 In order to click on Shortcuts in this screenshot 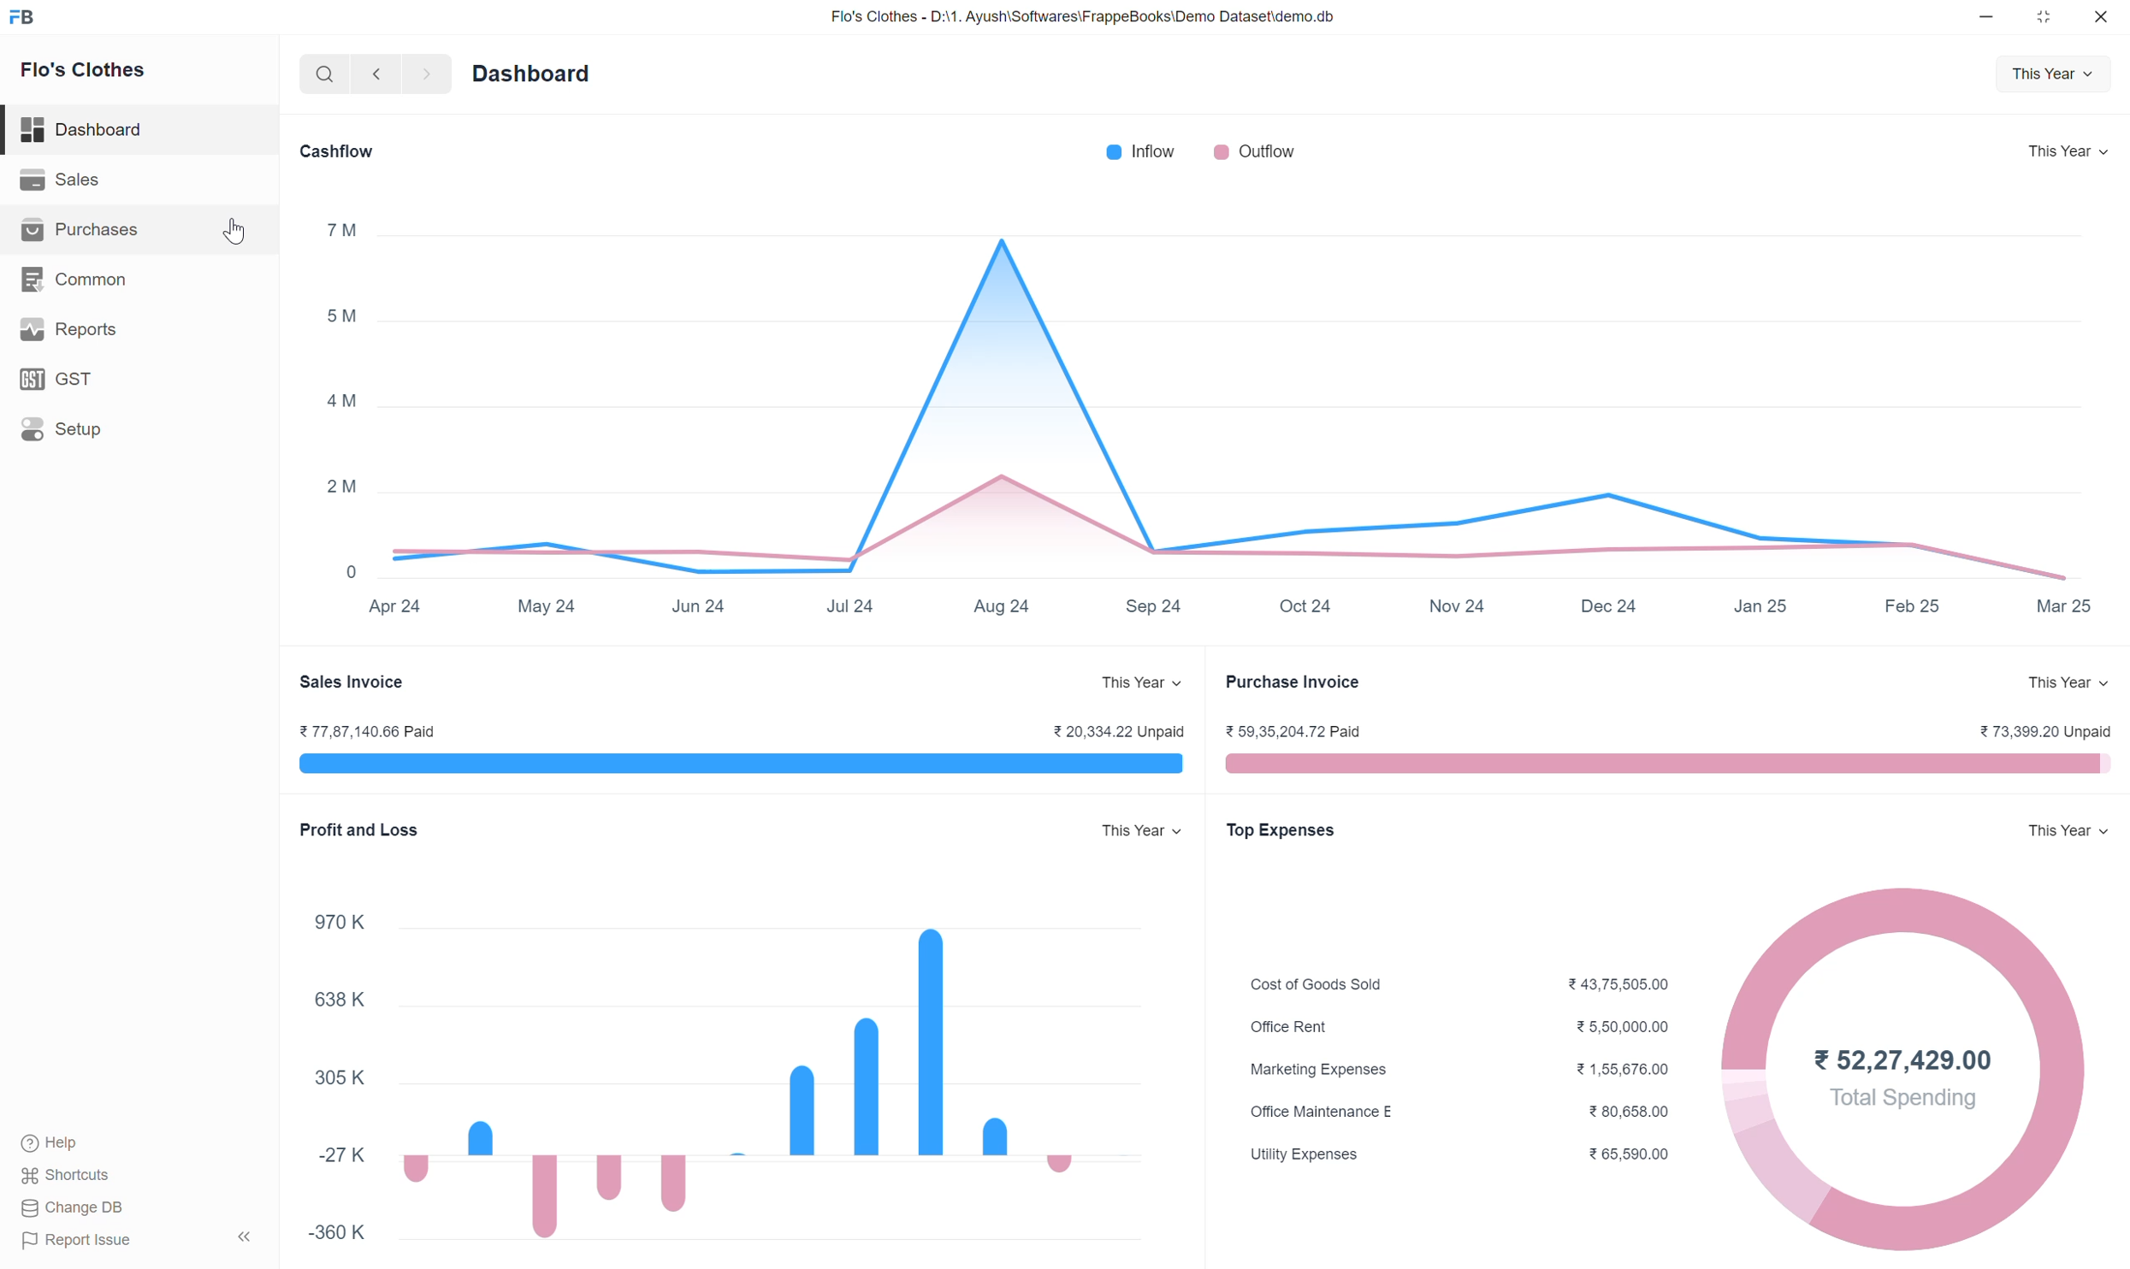, I will do `click(68, 1178)`.